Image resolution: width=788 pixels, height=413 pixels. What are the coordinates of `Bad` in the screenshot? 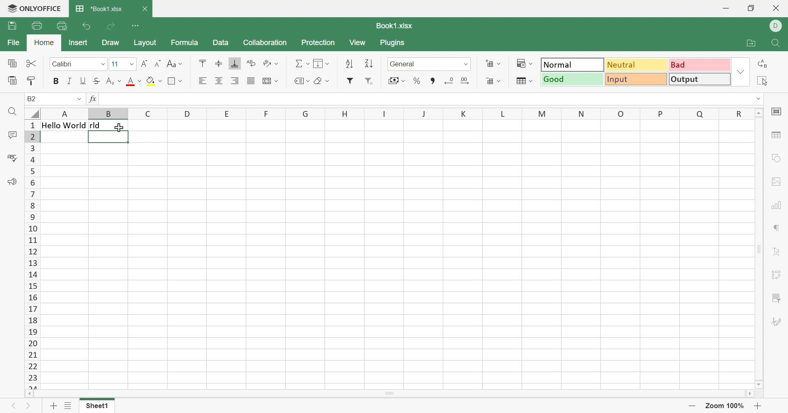 It's located at (699, 65).